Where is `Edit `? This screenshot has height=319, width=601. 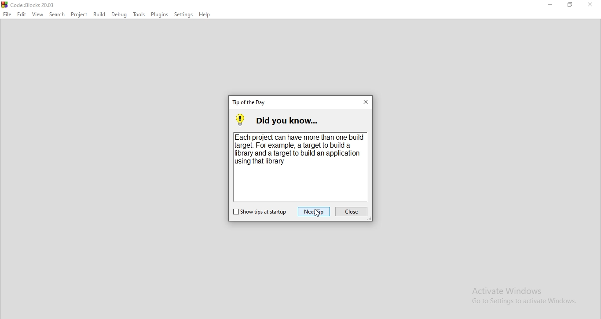
Edit  is located at coordinates (20, 14).